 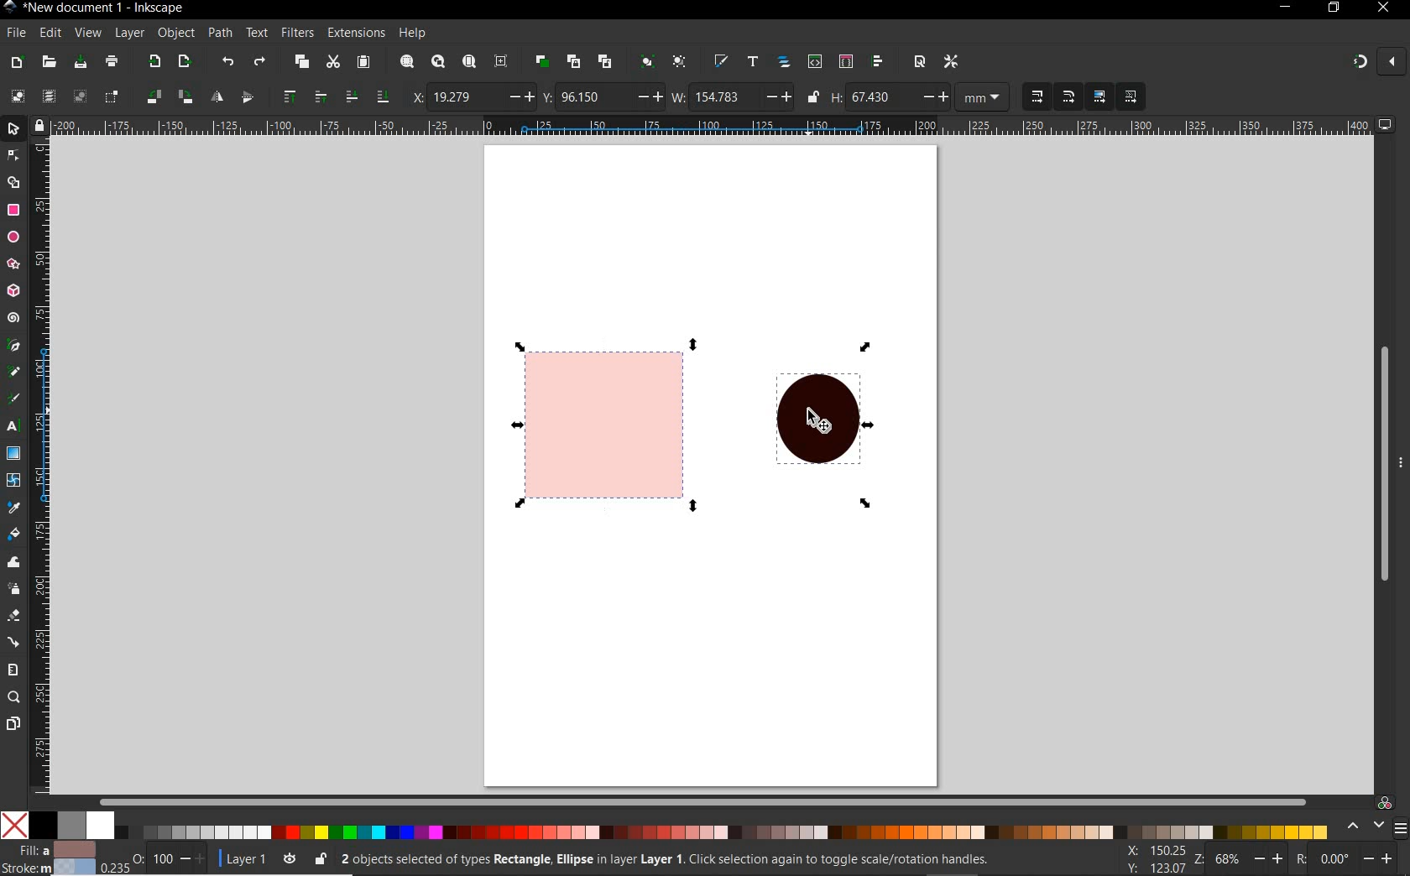 What do you see at coordinates (733, 98) in the screenshot?
I see `width selection` at bounding box center [733, 98].